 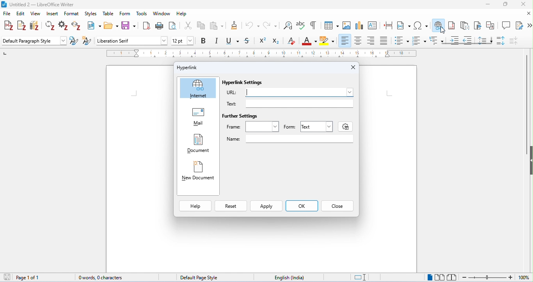 What do you see at coordinates (107, 13) in the screenshot?
I see `table` at bounding box center [107, 13].